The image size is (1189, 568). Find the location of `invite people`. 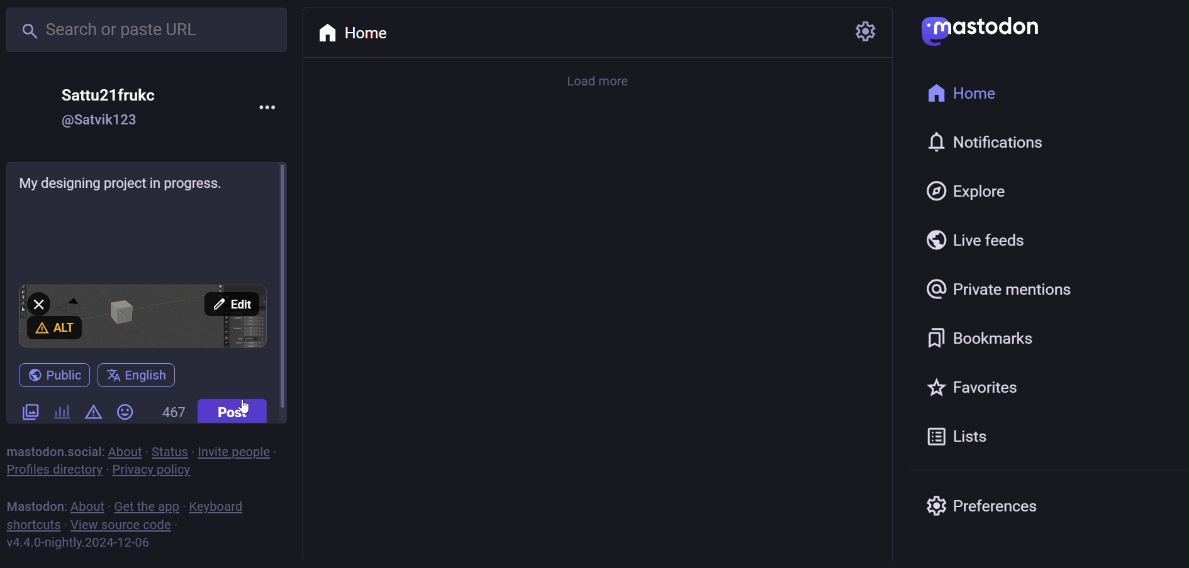

invite people is located at coordinates (237, 451).